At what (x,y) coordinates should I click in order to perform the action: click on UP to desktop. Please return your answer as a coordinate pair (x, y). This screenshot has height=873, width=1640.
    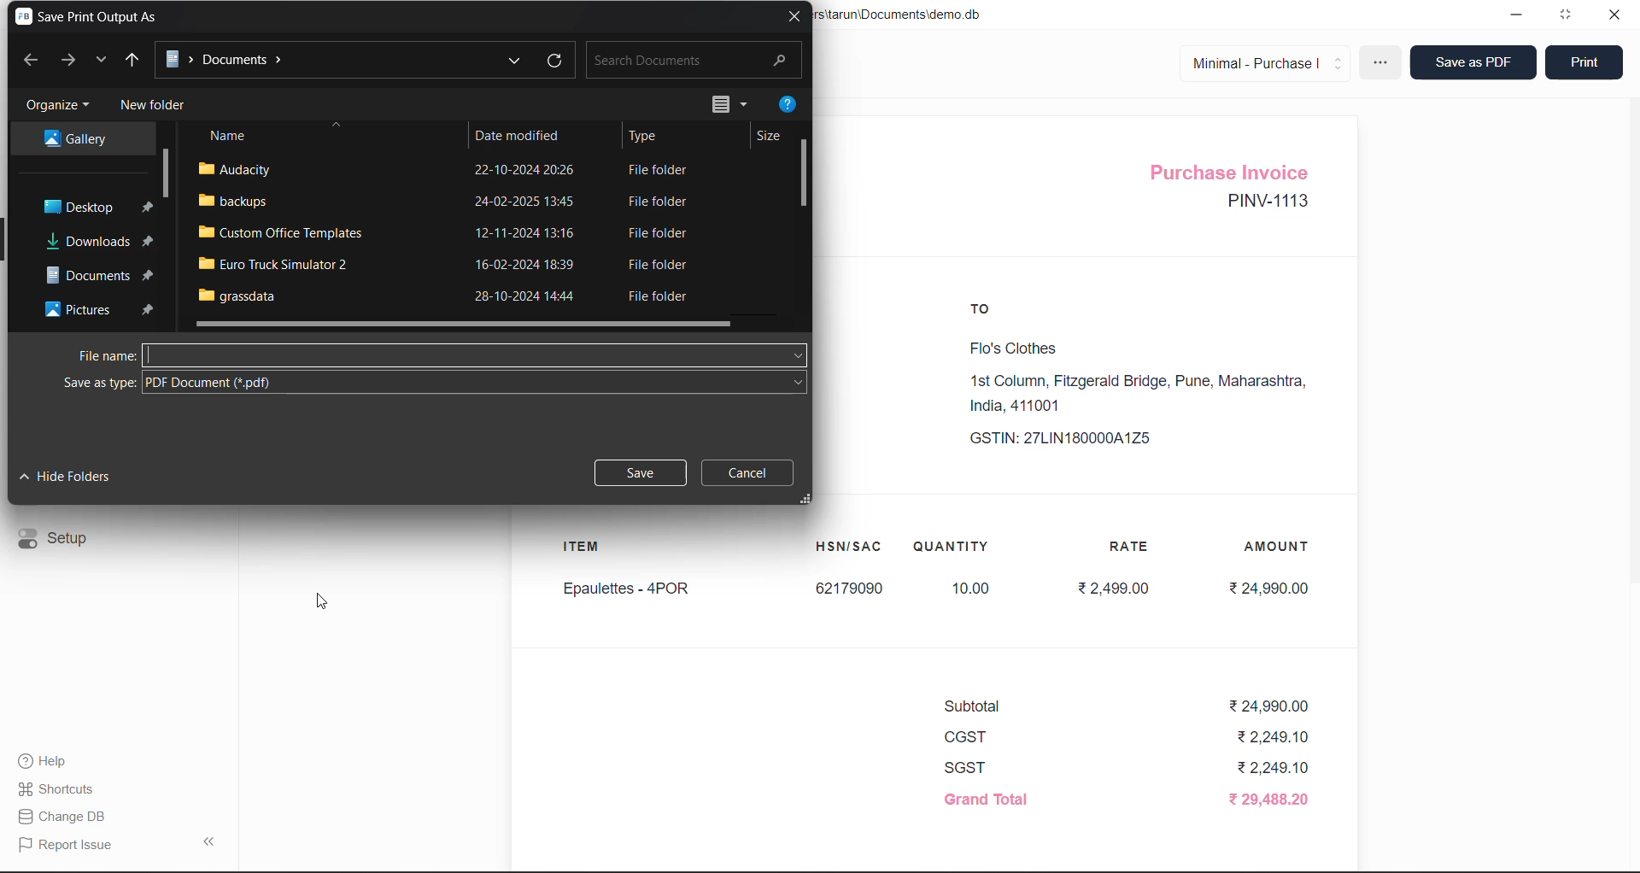
    Looking at the image, I should click on (137, 58).